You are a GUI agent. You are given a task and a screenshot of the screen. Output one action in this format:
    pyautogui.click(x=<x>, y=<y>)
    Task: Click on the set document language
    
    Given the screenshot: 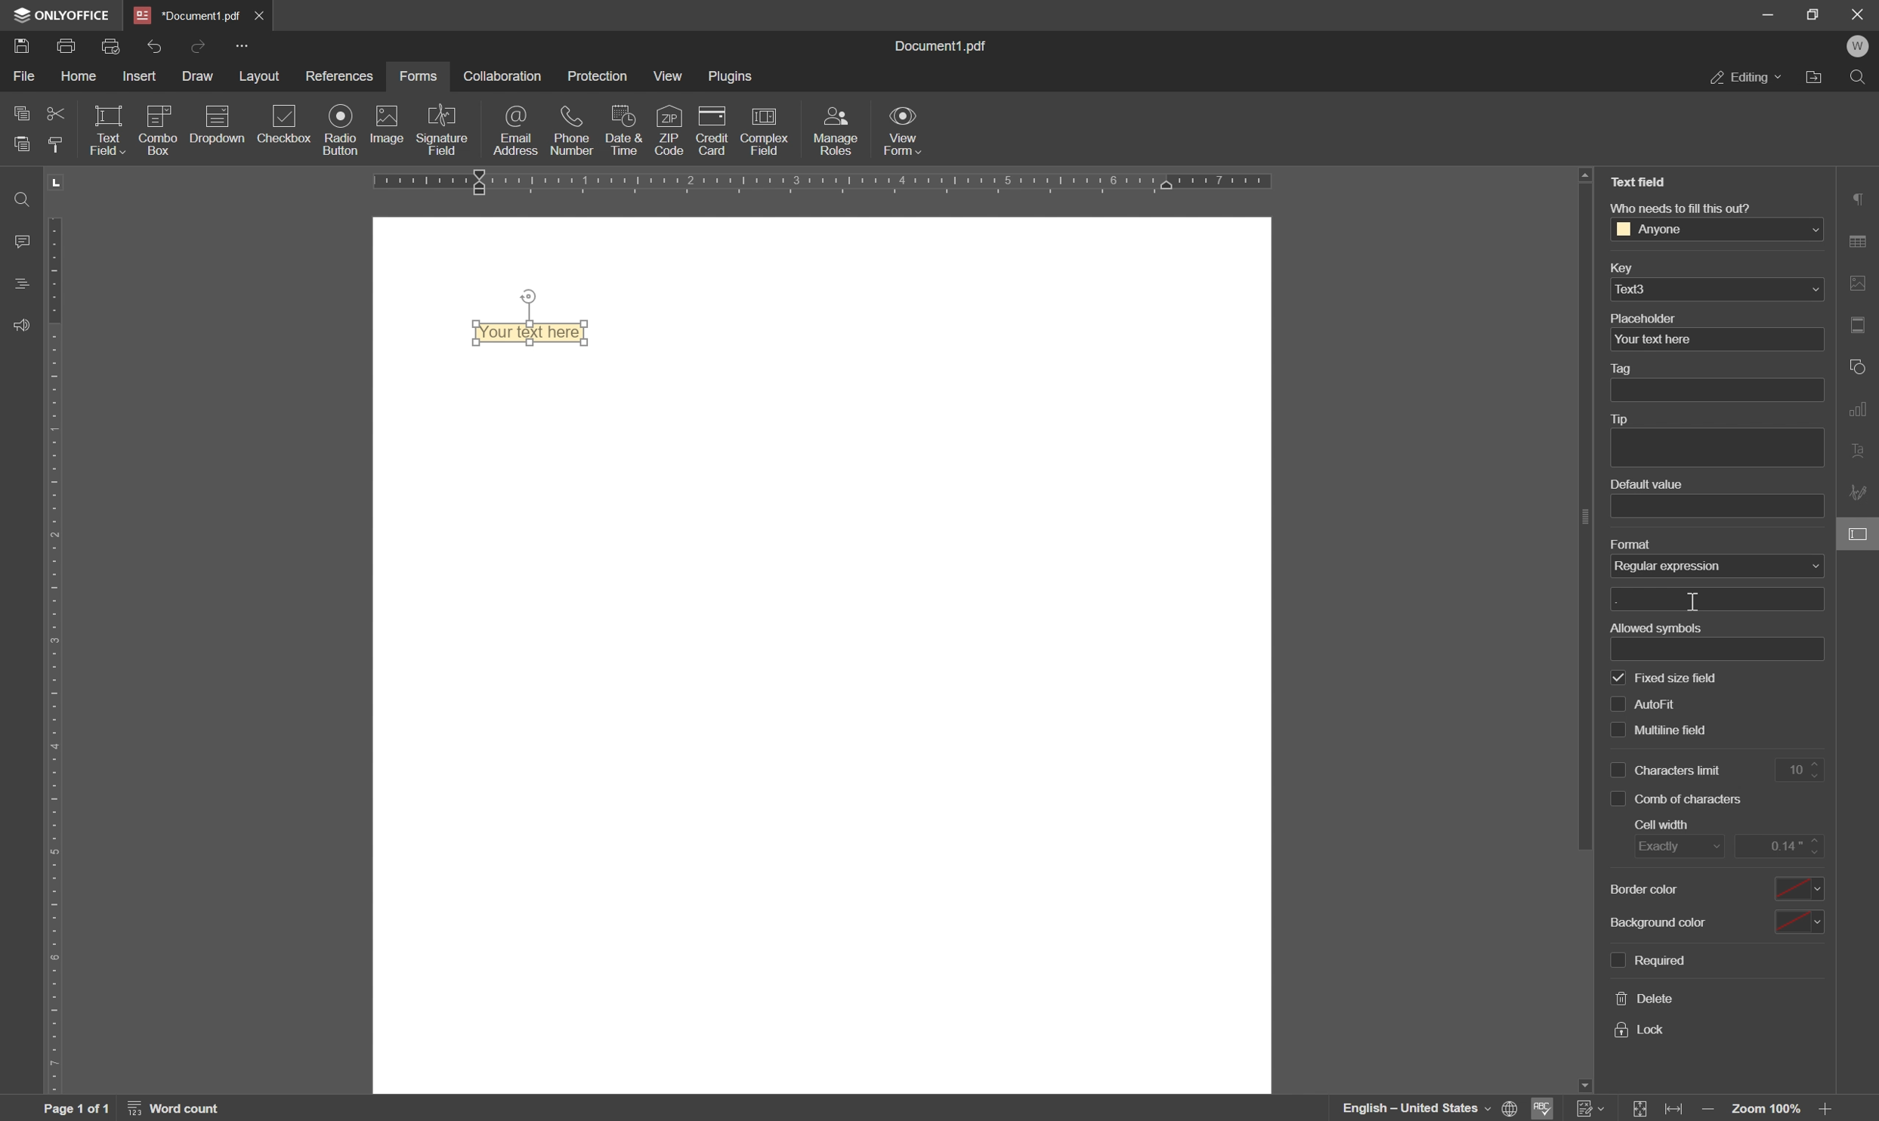 What is the action you would take?
    pyautogui.click(x=1429, y=1108)
    